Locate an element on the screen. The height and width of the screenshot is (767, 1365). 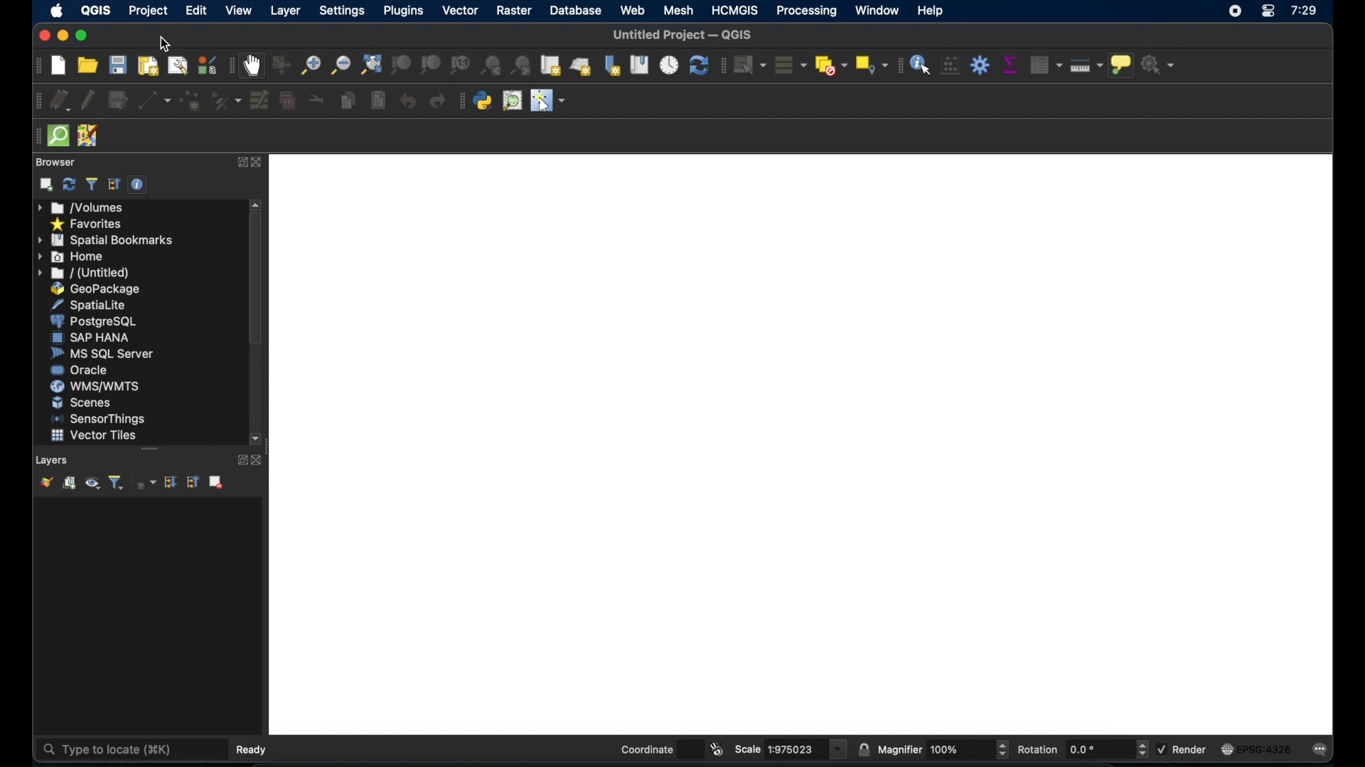
browser is located at coordinates (55, 162).